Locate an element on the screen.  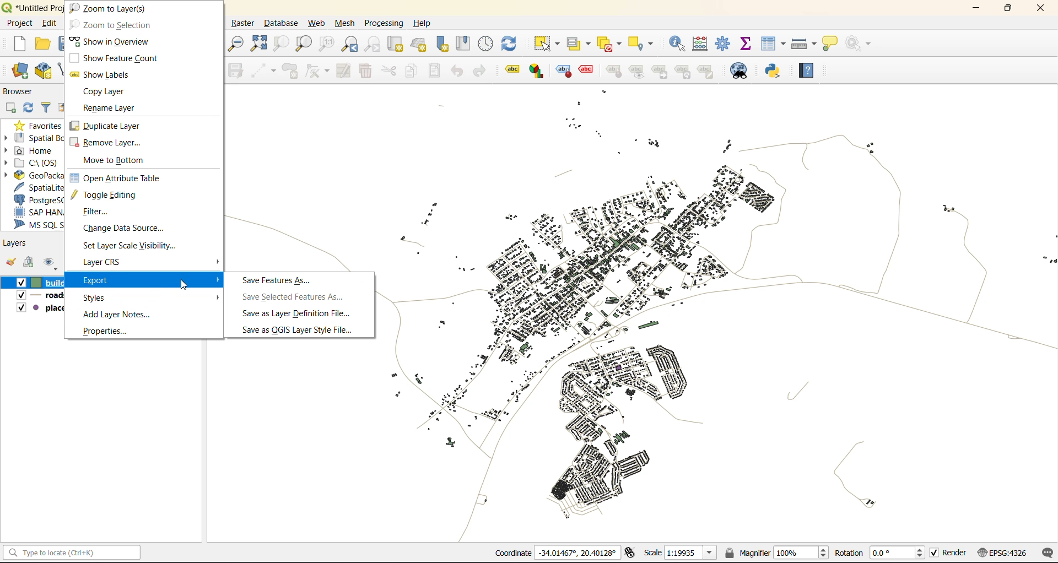
properties is located at coordinates (102, 333).